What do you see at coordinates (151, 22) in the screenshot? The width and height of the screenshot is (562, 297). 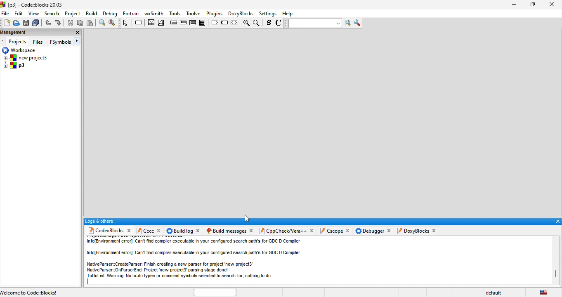 I see `decision` at bounding box center [151, 22].